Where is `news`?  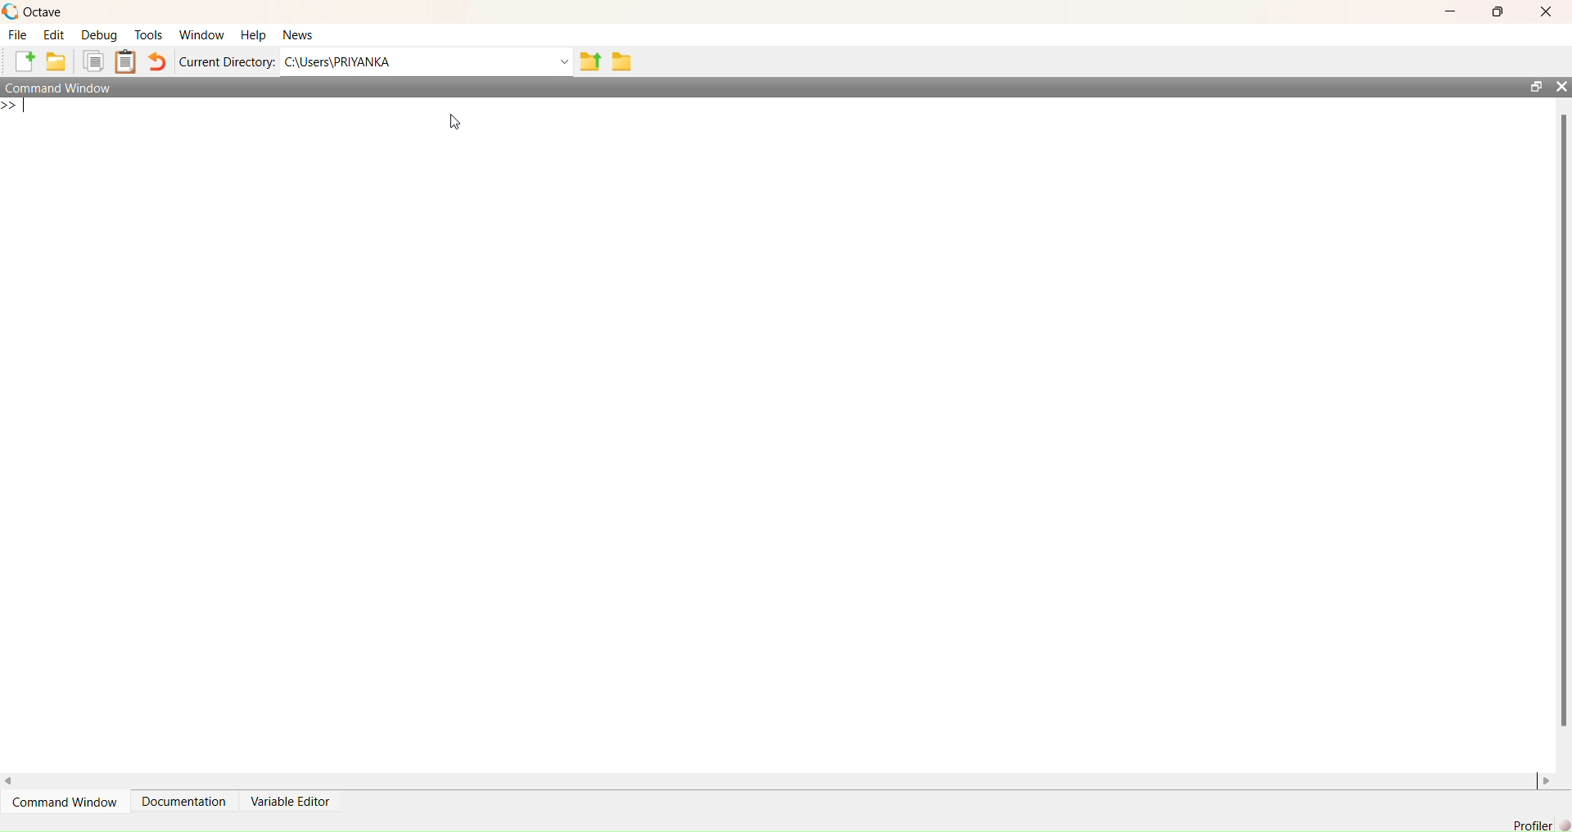 news is located at coordinates (299, 35).